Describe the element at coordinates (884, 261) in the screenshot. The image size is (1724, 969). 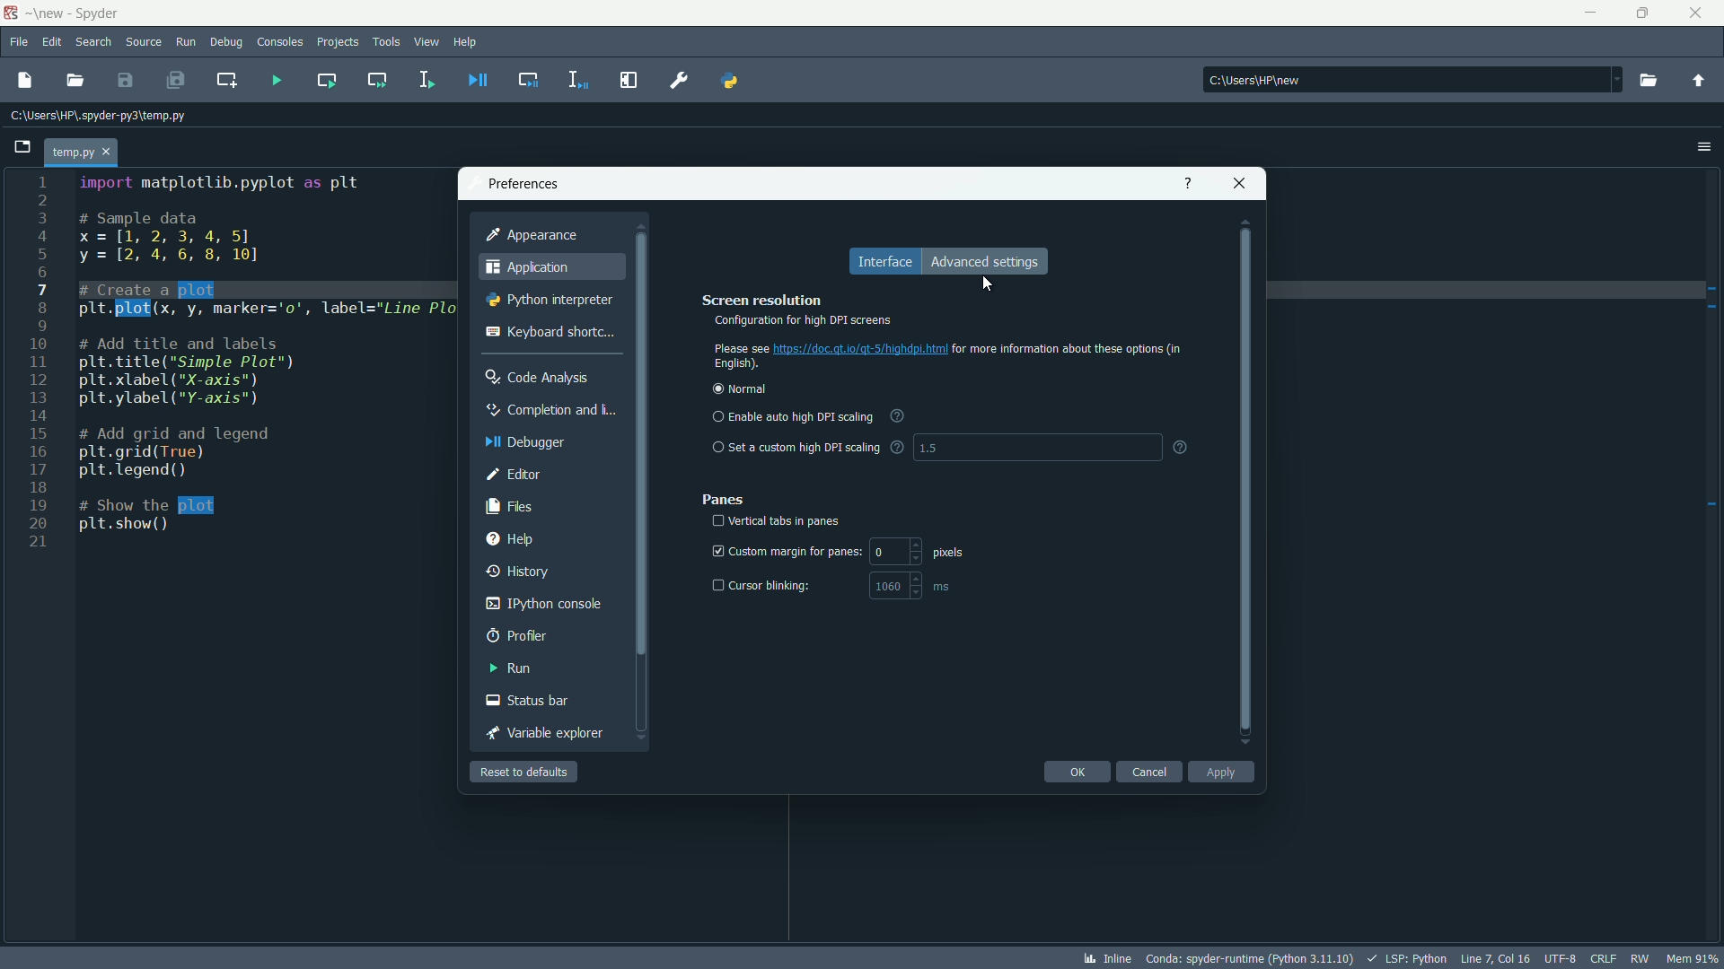
I see `interface` at that location.